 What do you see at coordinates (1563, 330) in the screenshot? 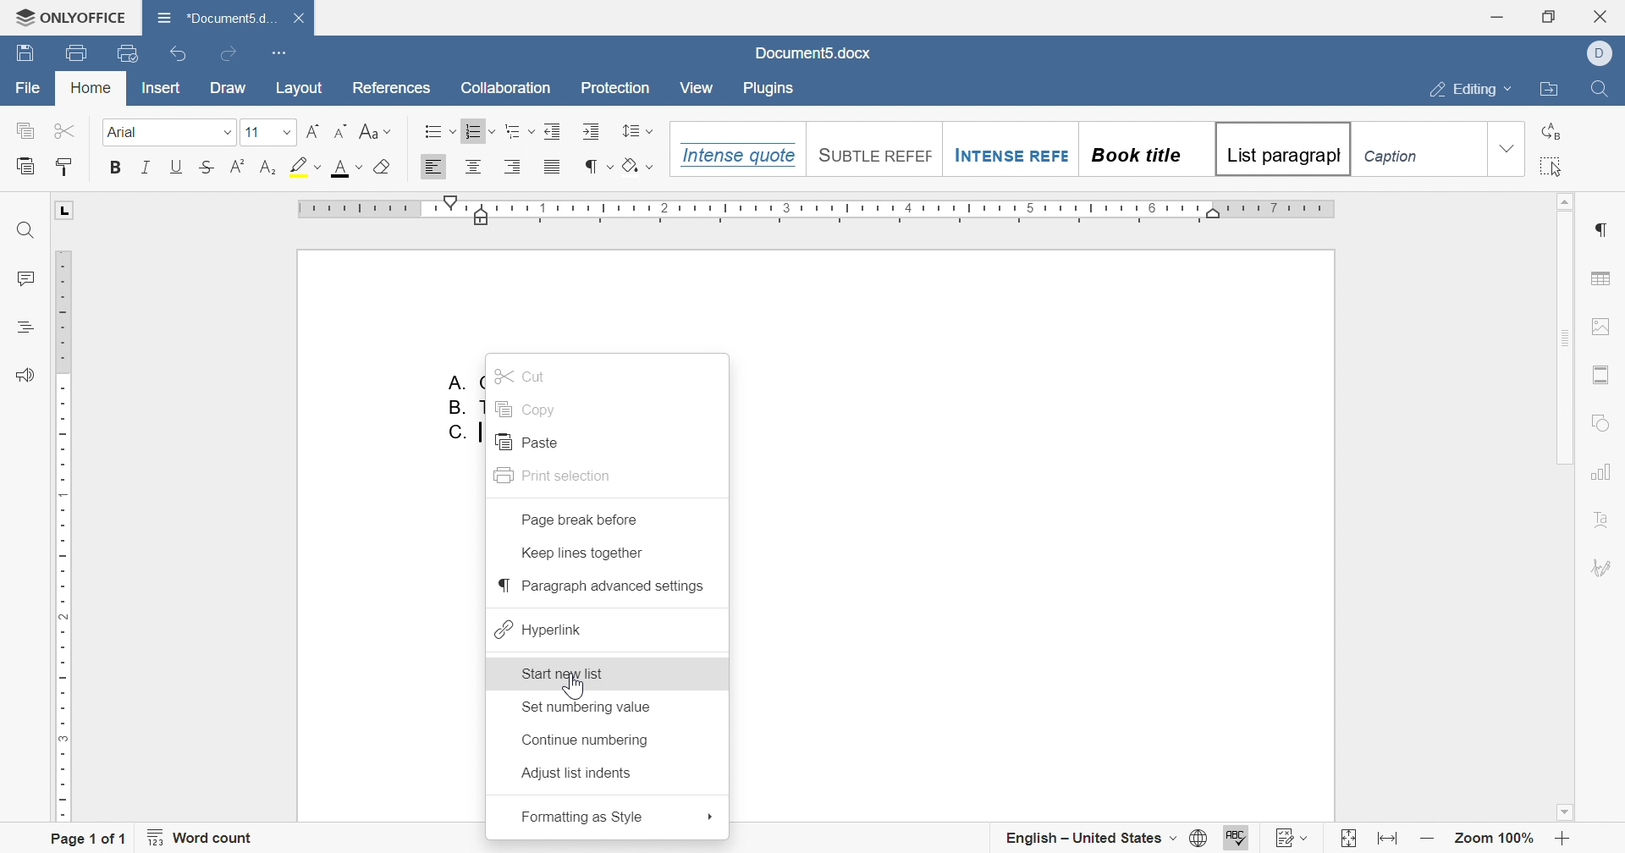
I see `scroll bar` at bounding box center [1563, 330].